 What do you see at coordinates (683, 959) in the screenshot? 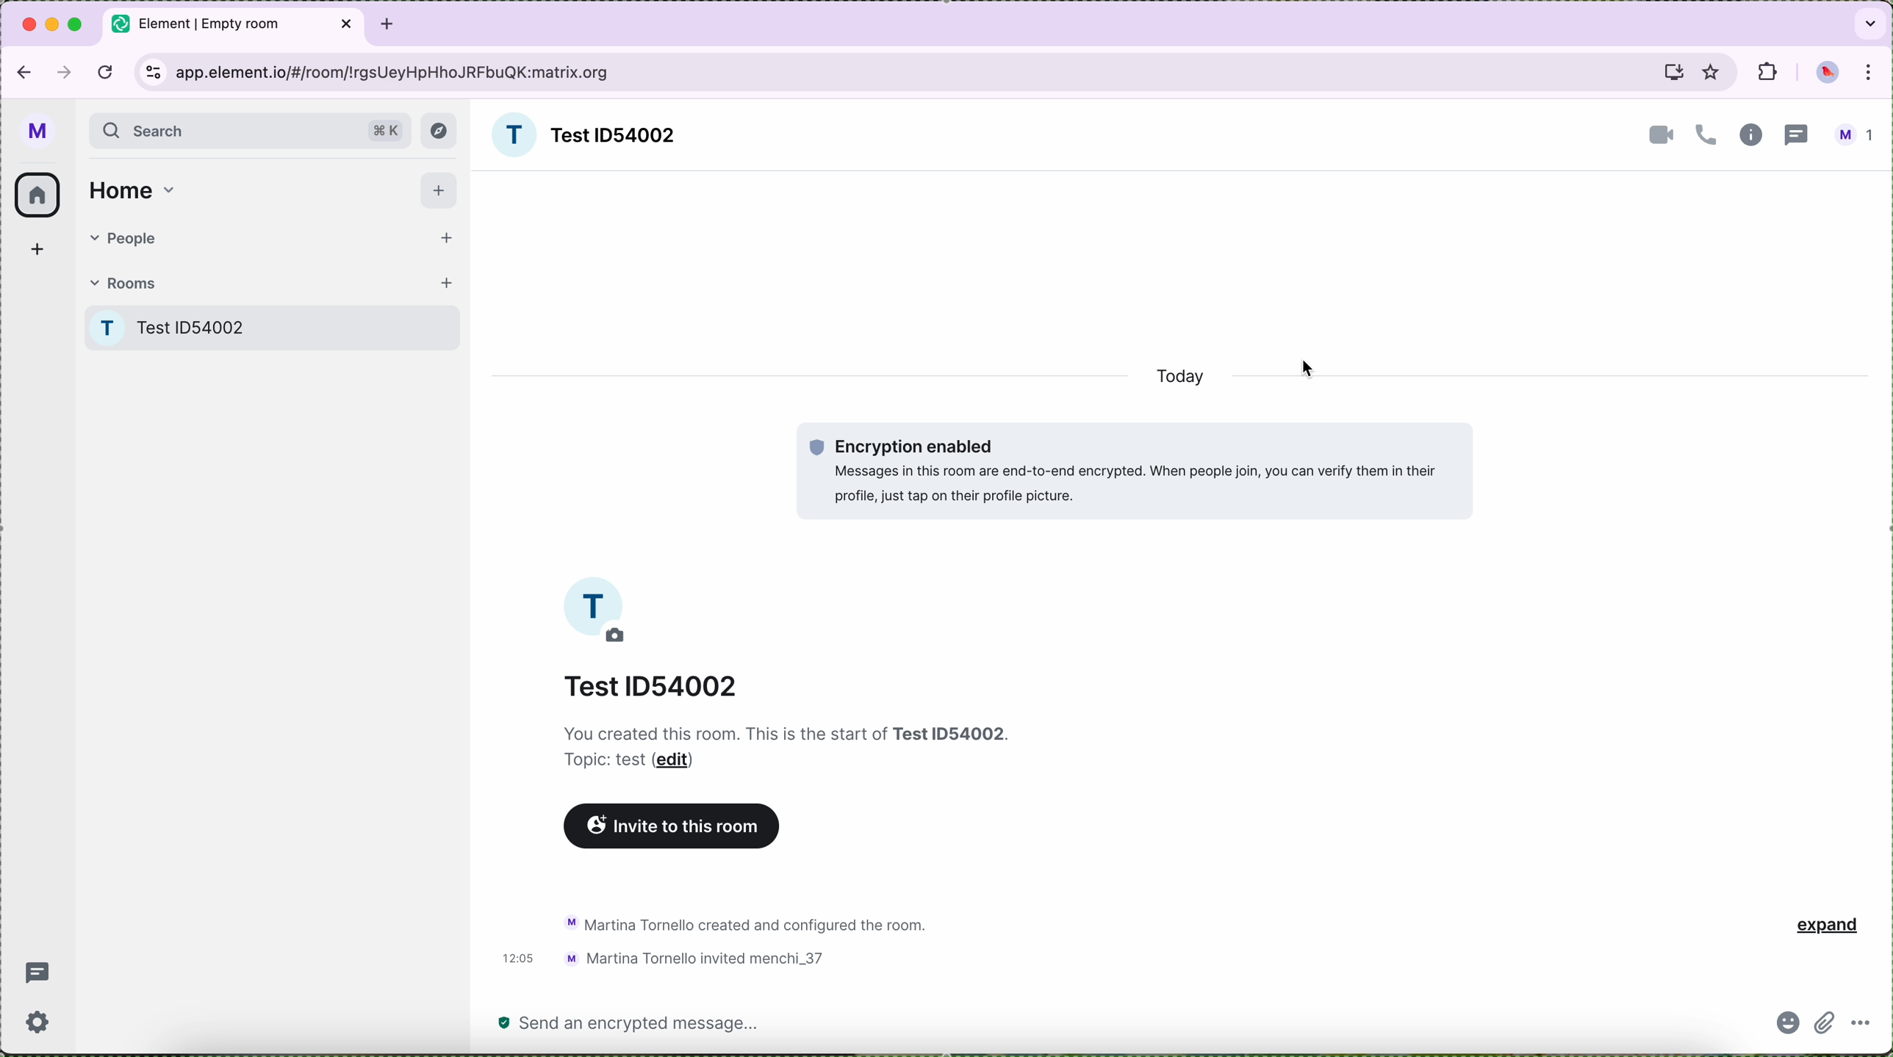
I see `new activity of the room` at bounding box center [683, 959].